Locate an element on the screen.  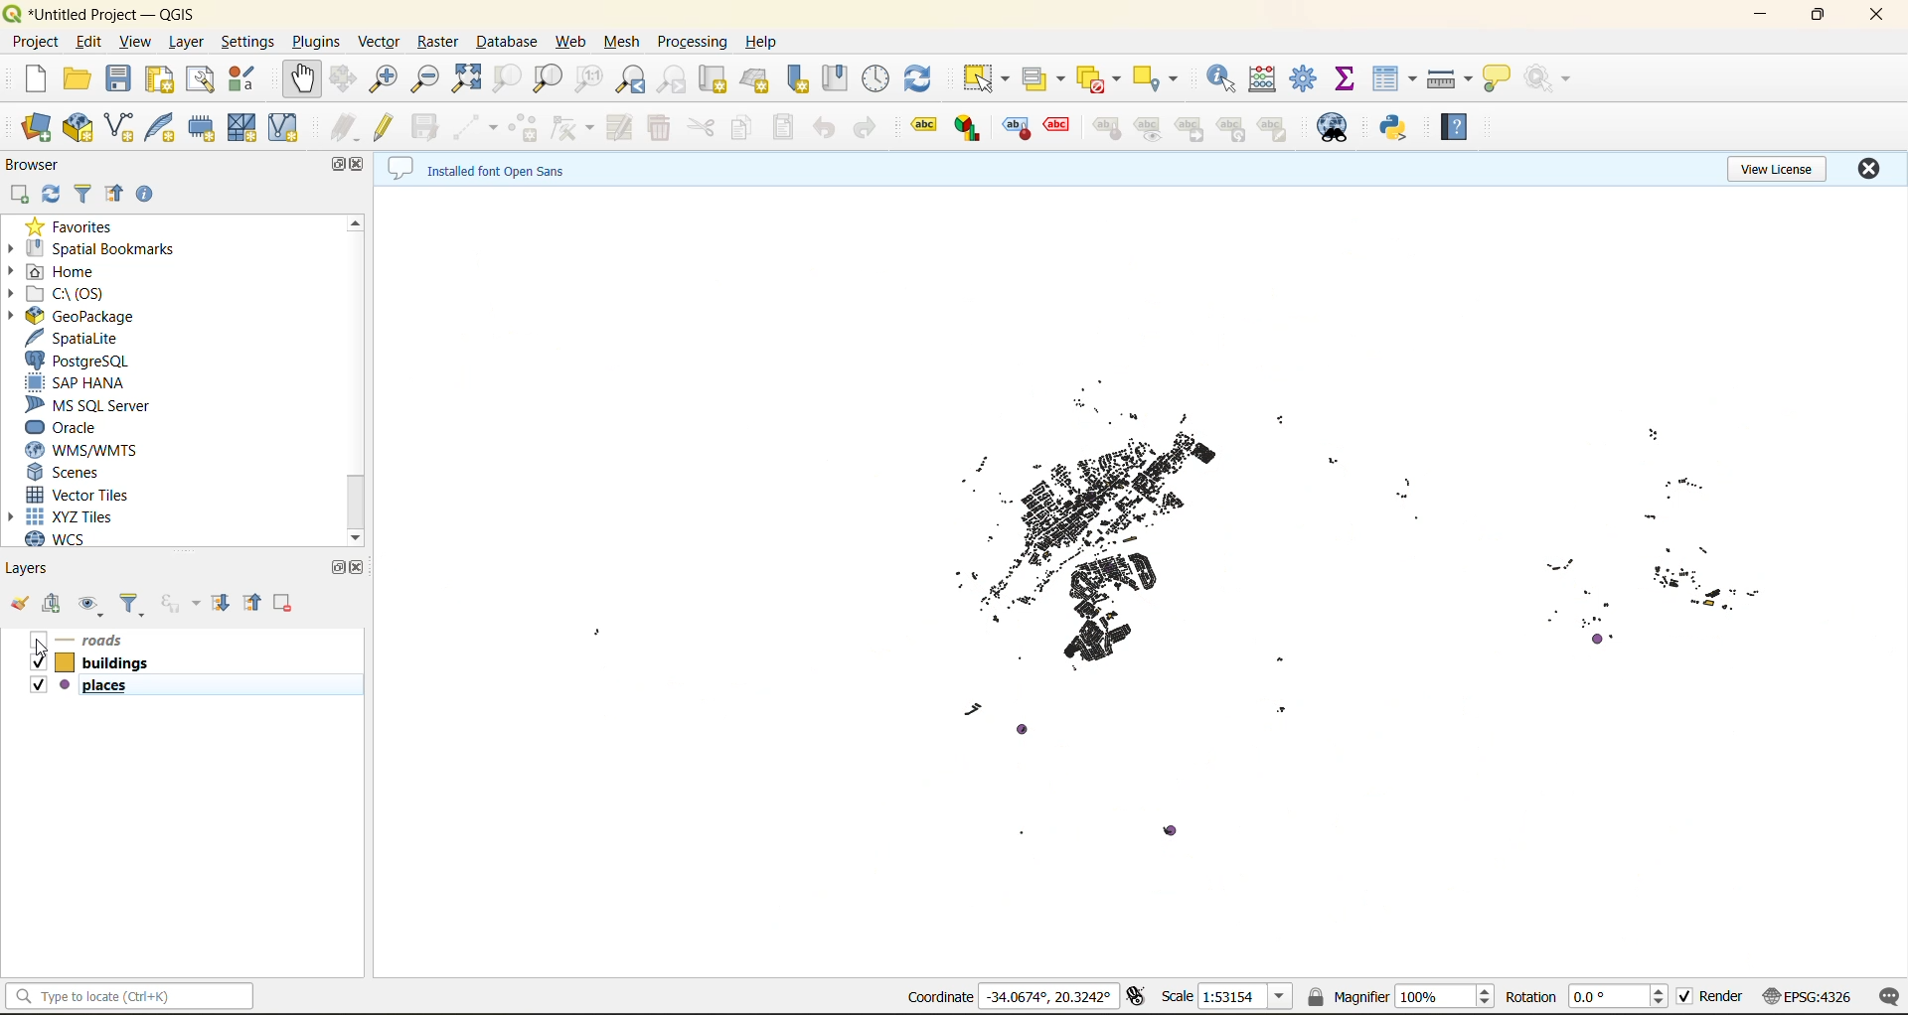
settings is located at coordinates (247, 43).